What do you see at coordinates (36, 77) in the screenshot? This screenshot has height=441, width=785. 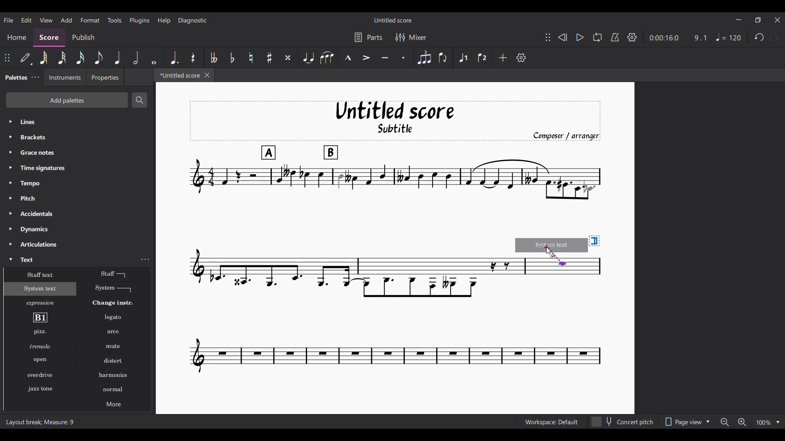 I see `Palette settings` at bounding box center [36, 77].